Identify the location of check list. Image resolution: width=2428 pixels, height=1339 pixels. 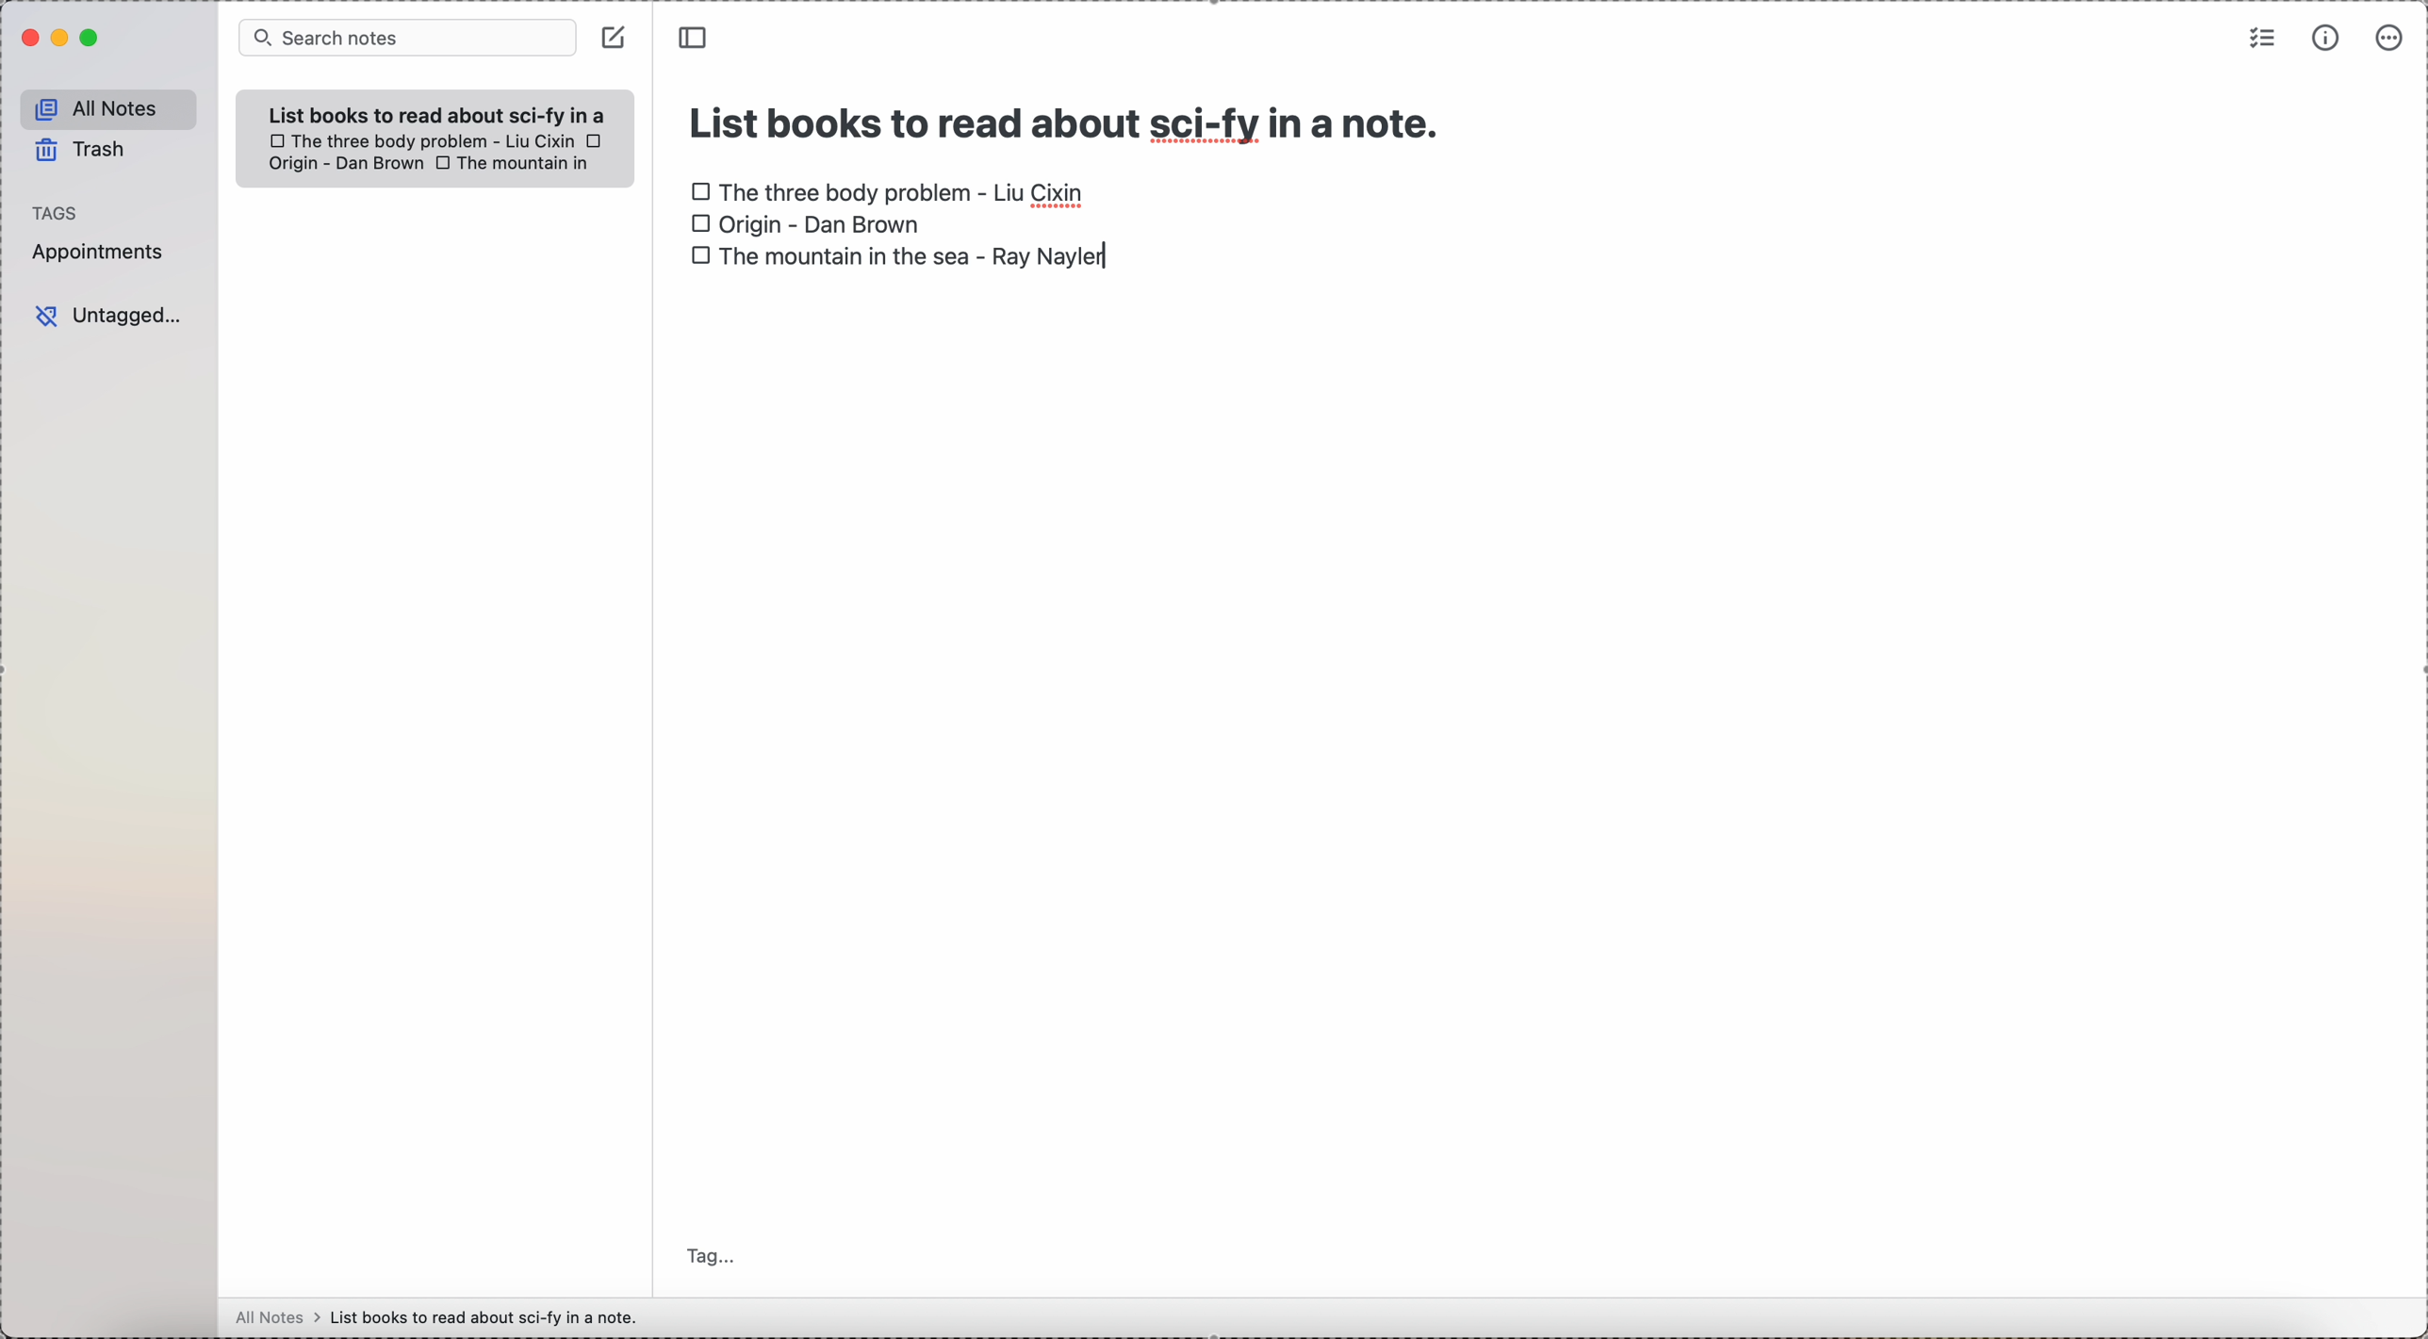
(2262, 38).